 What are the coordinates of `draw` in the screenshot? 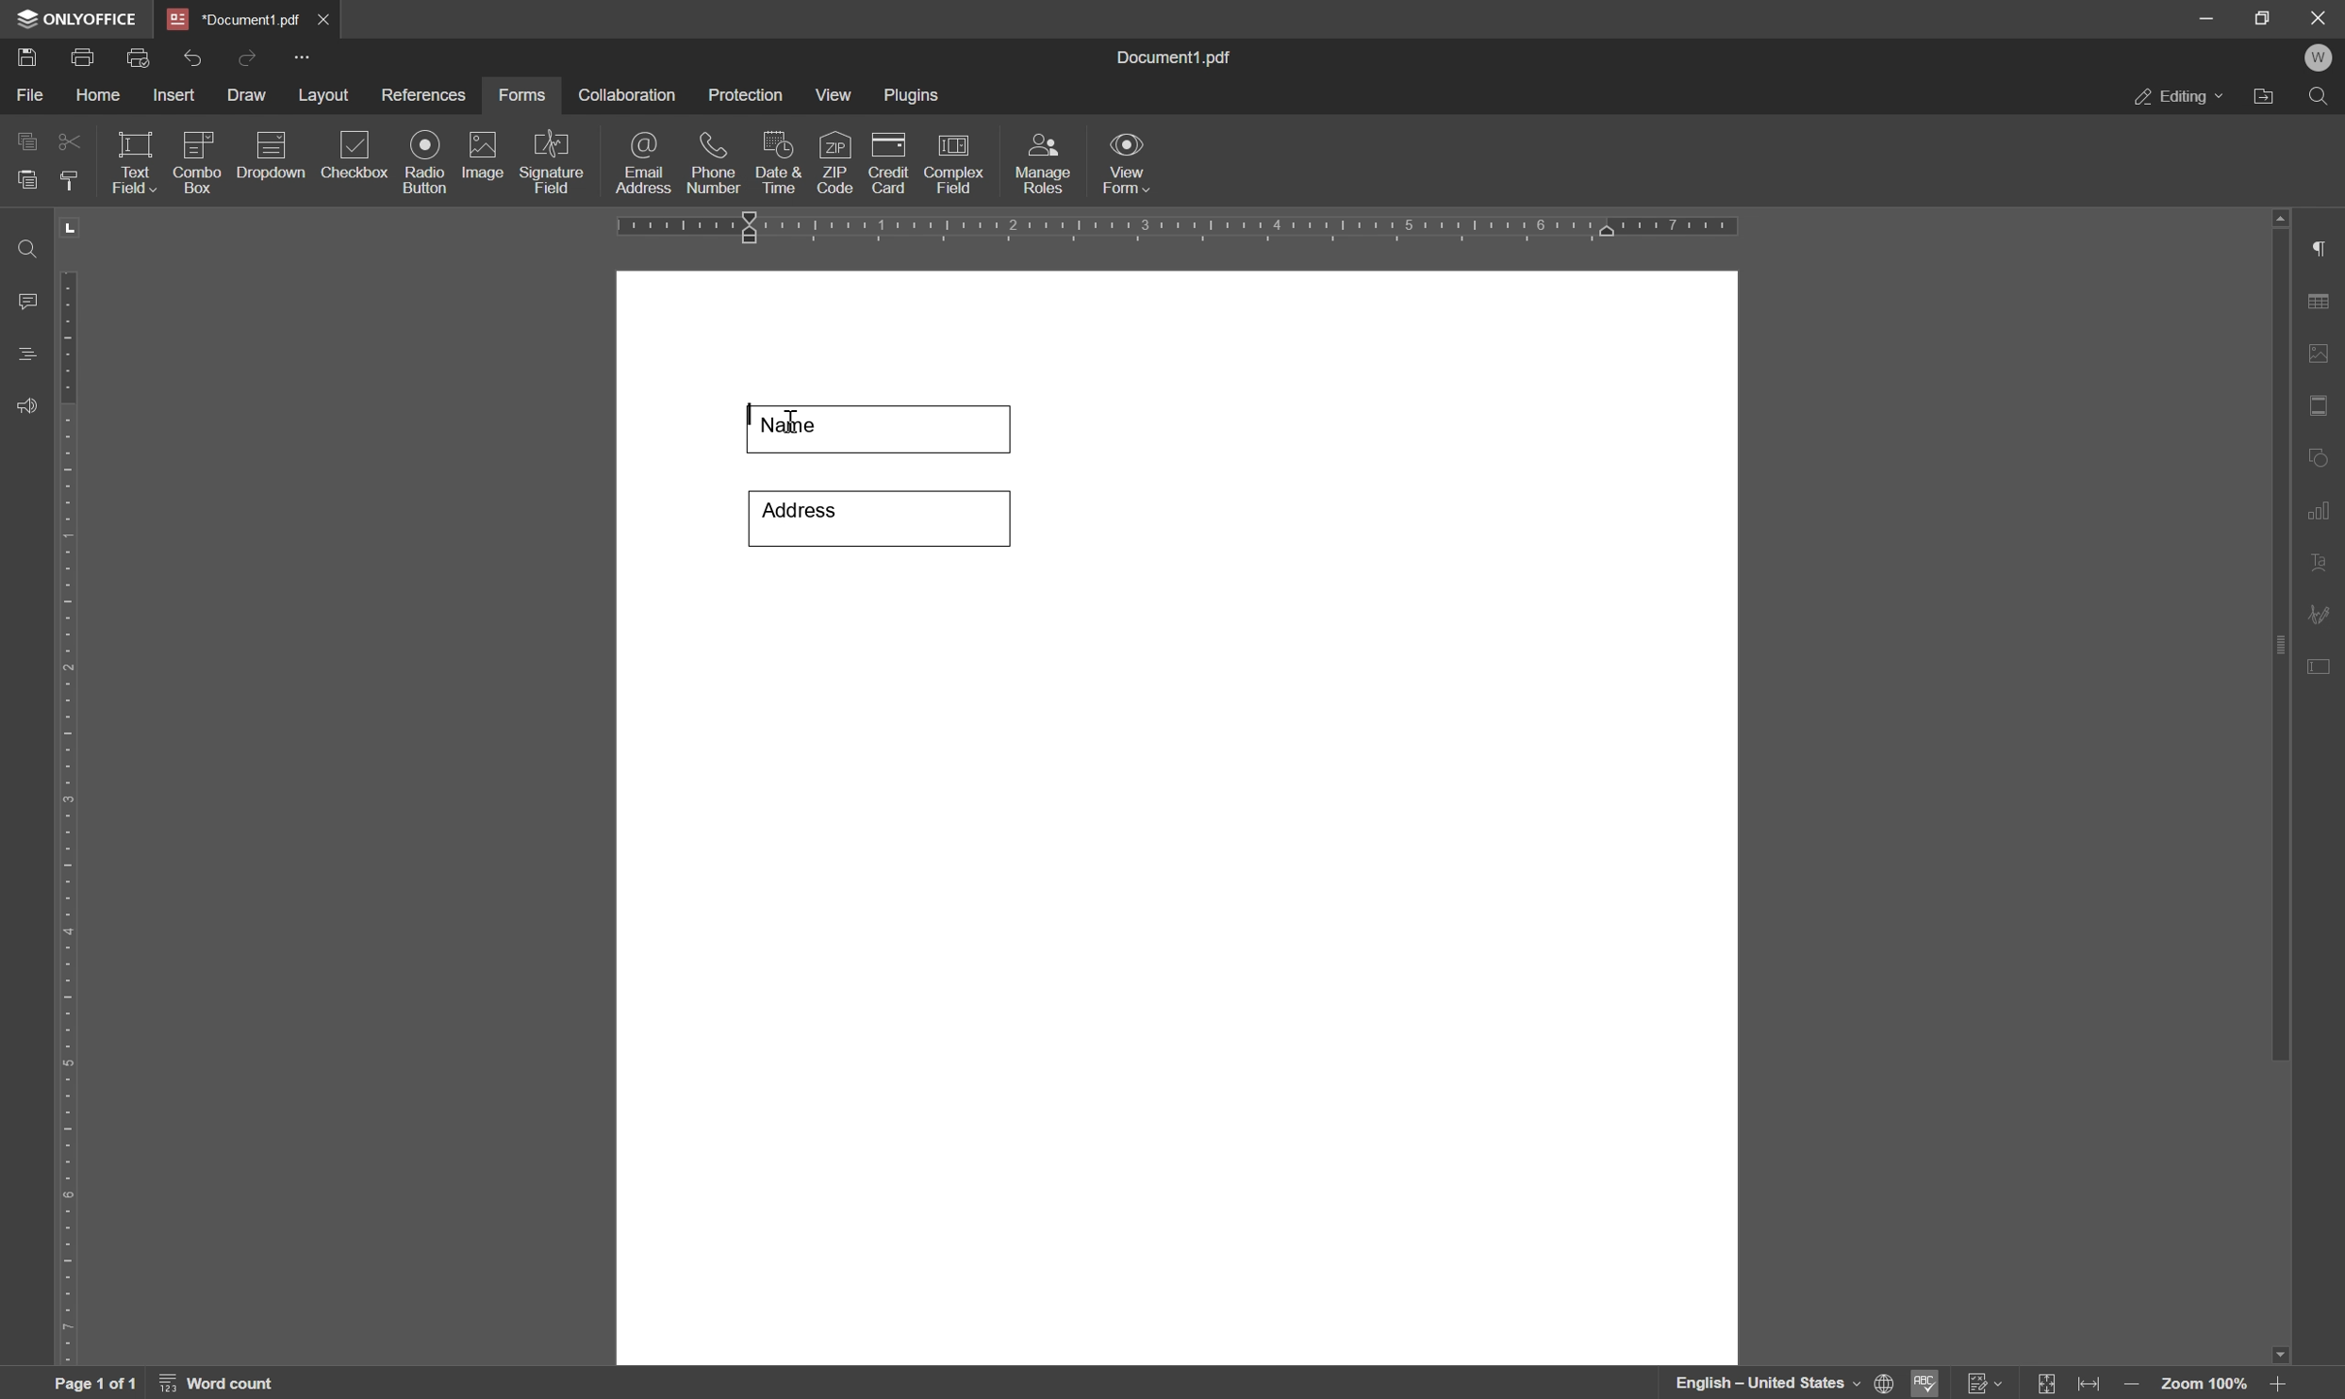 It's located at (246, 97).